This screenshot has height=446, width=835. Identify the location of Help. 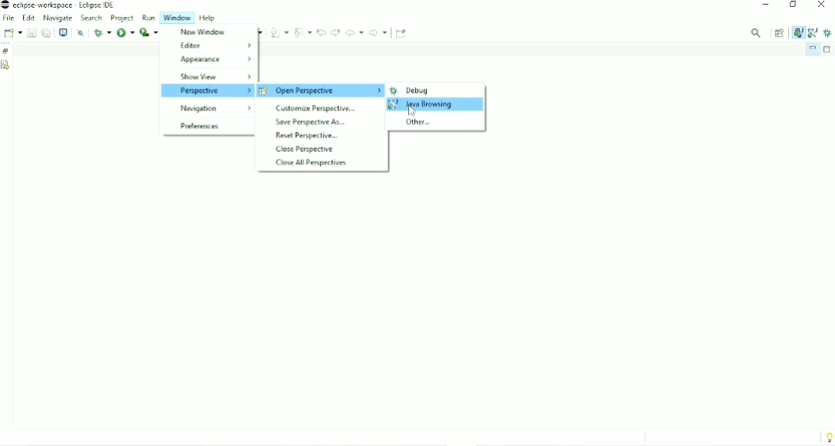
(210, 18).